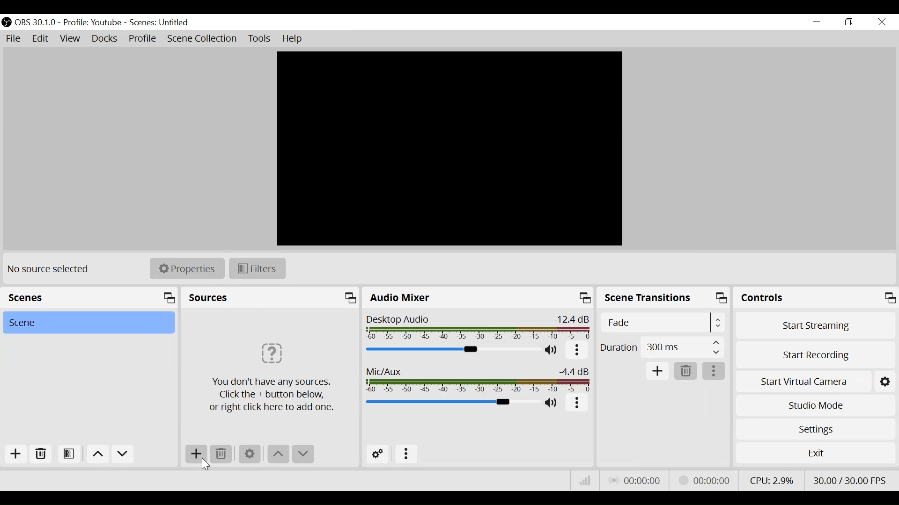  What do you see at coordinates (258, 38) in the screenshot?
I see `Tools` at bounding box center [258, 38].